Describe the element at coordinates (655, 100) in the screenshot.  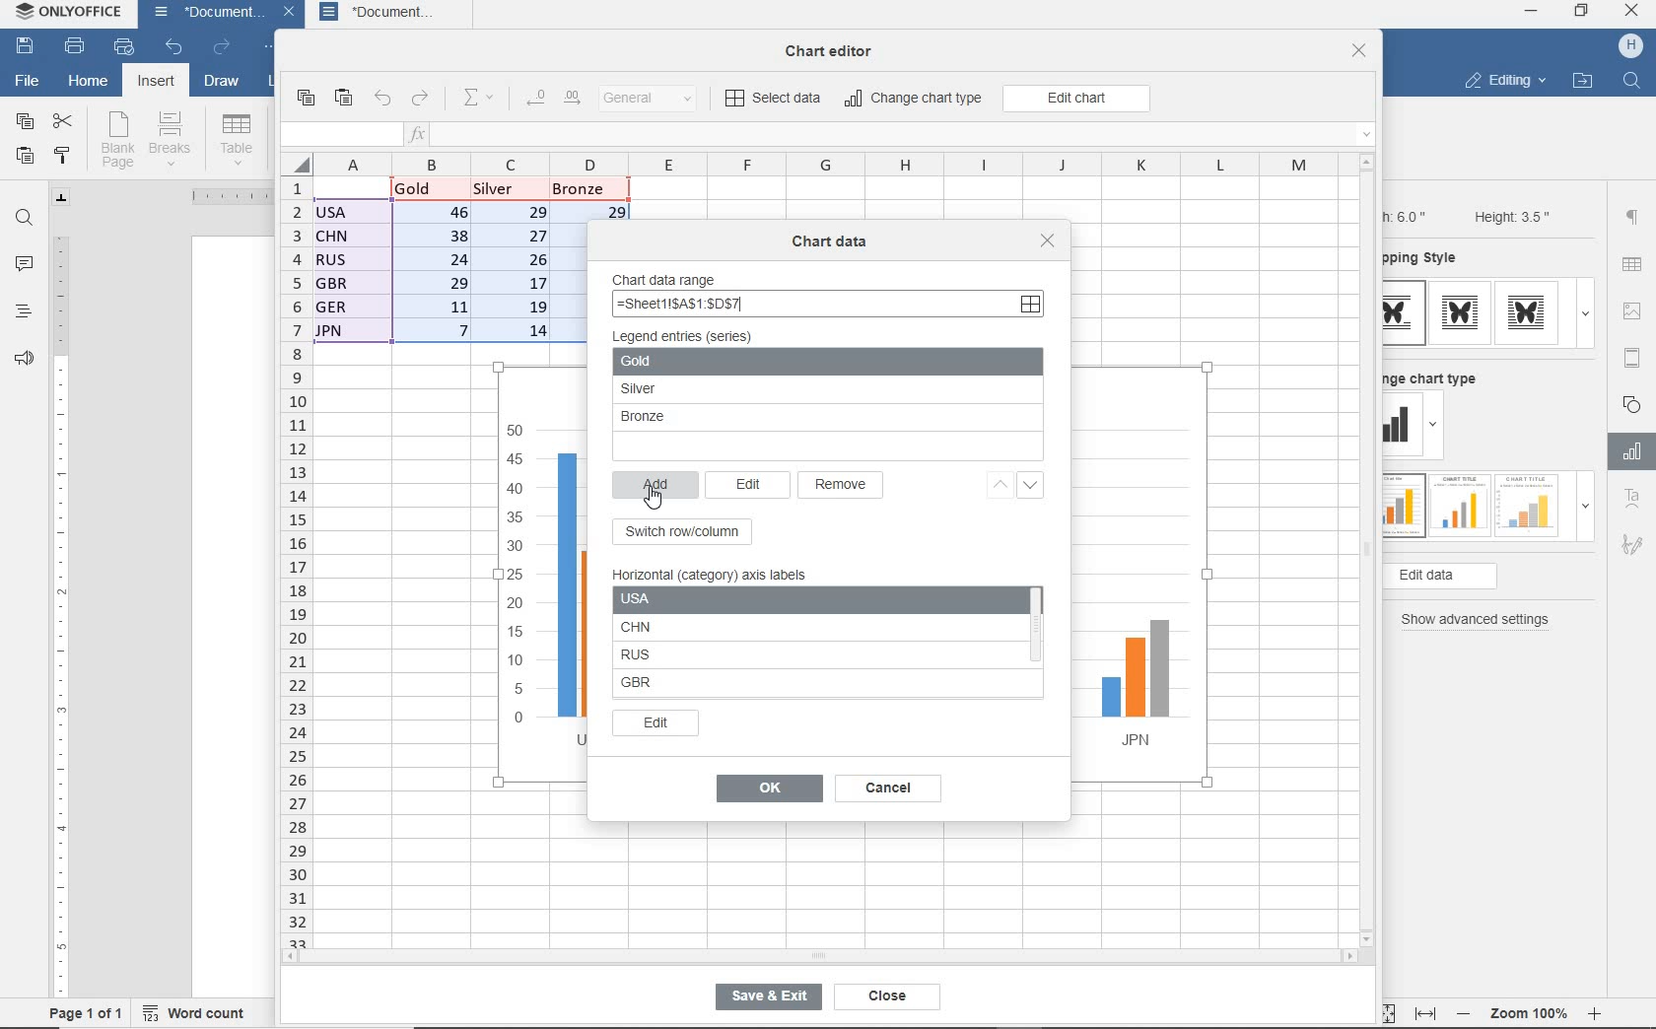
I see `number format` at that location.